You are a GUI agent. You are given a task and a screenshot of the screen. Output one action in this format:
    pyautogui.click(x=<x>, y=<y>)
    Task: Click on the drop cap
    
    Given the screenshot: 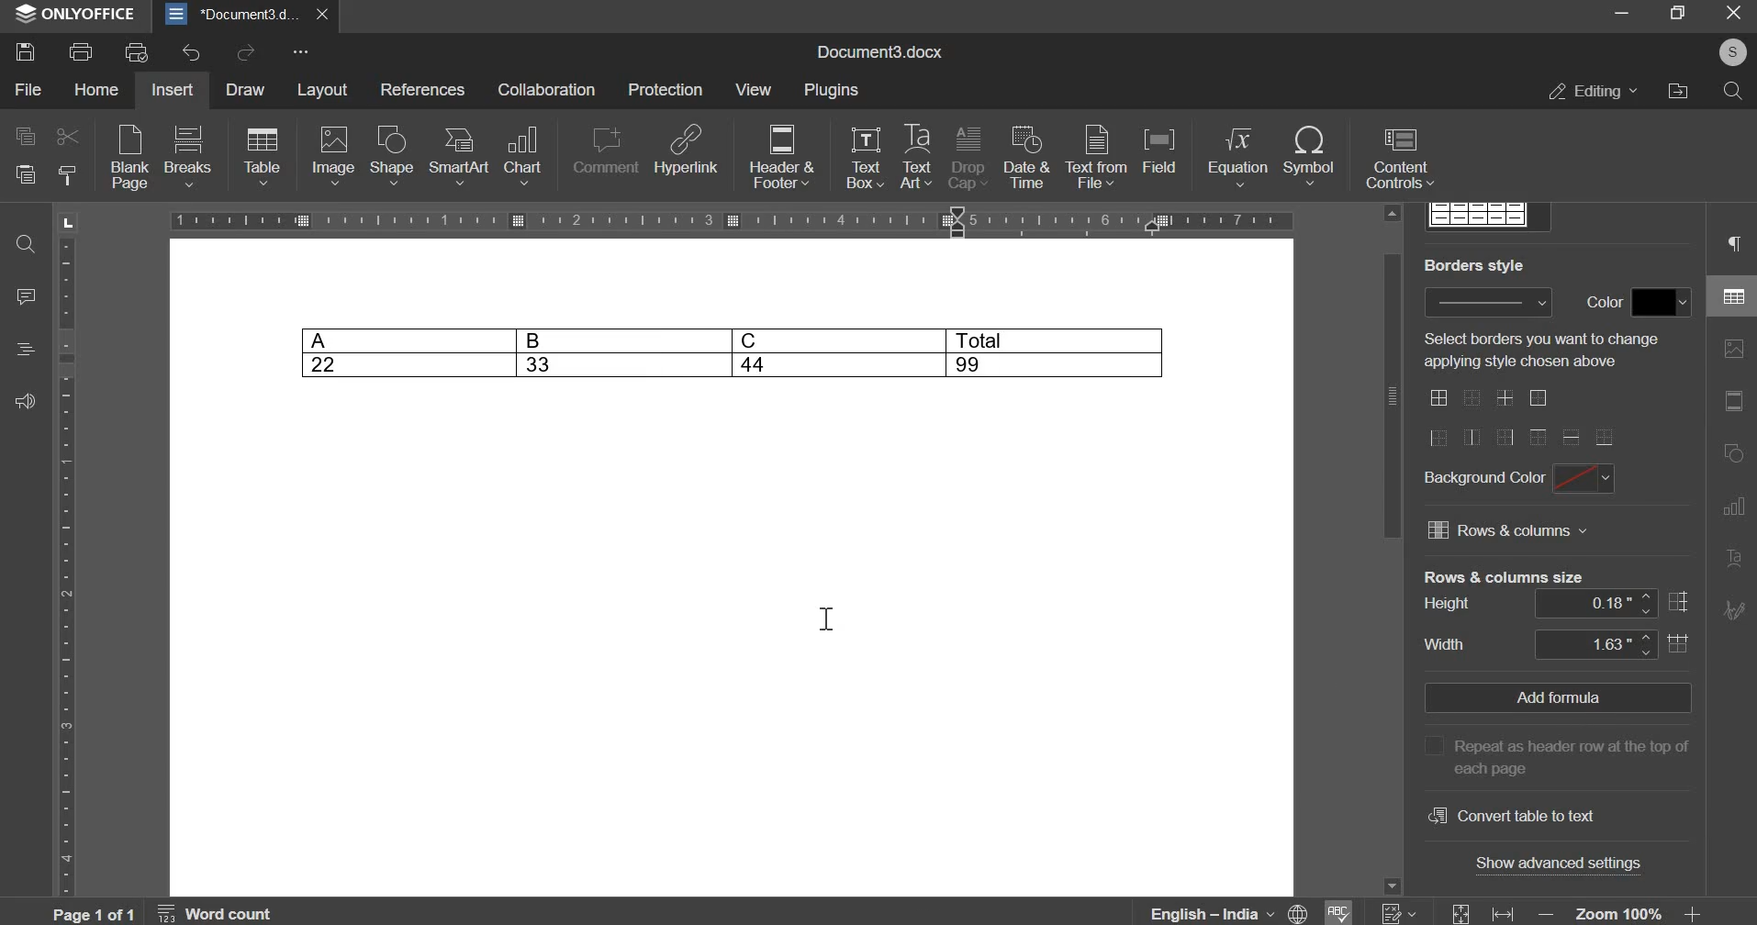 What is the action you would take?
    pyautogui.click(x=967, y=159)
    